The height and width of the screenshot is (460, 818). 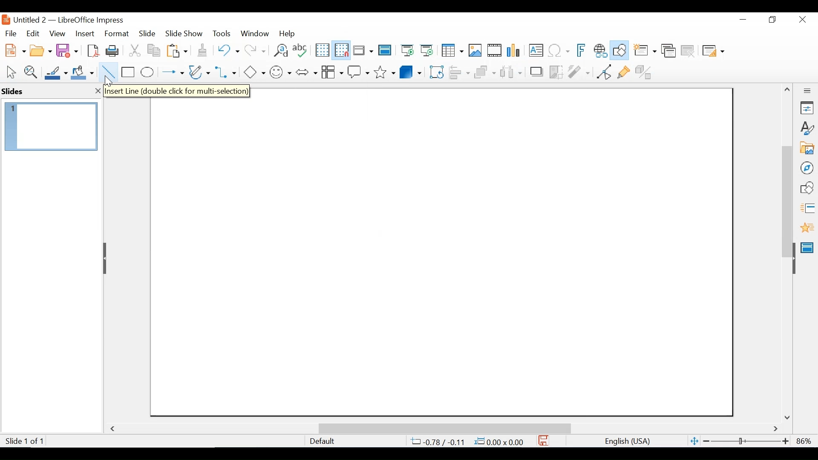 I want to click on Save, so click(x=543, y=440).